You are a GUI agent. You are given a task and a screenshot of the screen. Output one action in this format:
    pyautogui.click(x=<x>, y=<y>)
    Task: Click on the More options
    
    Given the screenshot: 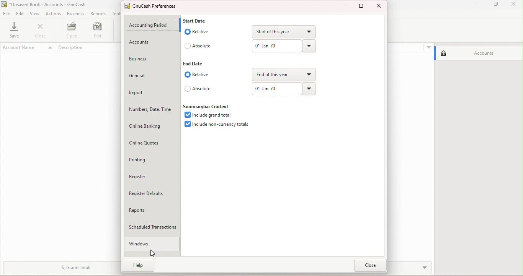 What is the action you would take?
    pyautogui.click(x=428, y=47)
    